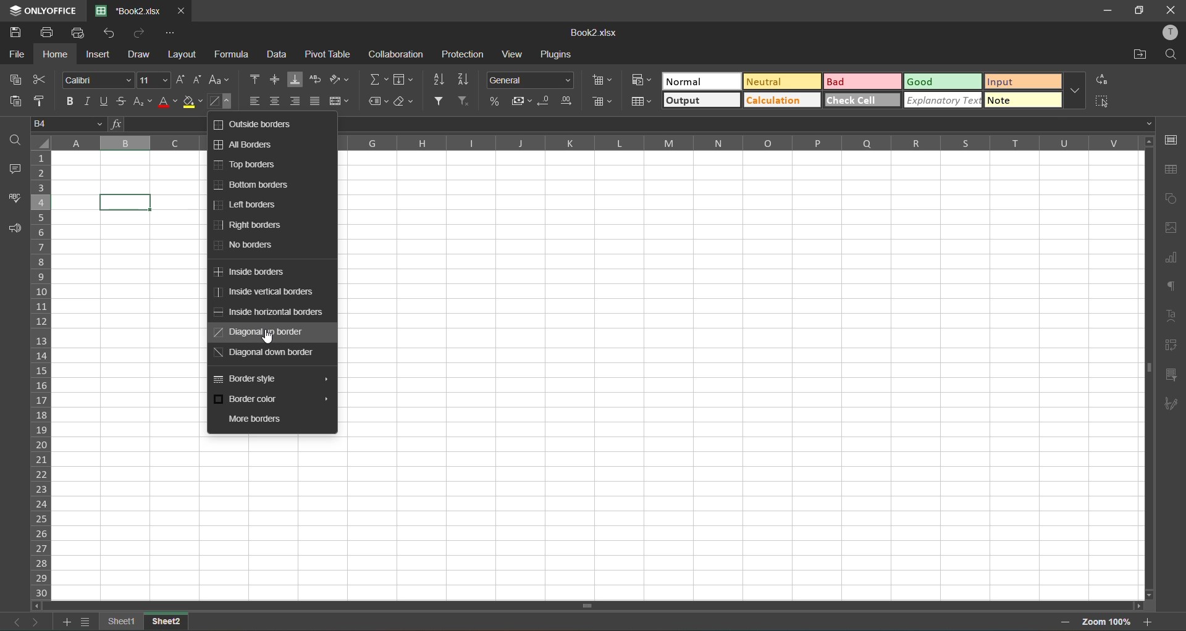 The image size is (1186, 631). Describe the element at coordinates (1021, 81) in the screenshot. I see `input` at that location.